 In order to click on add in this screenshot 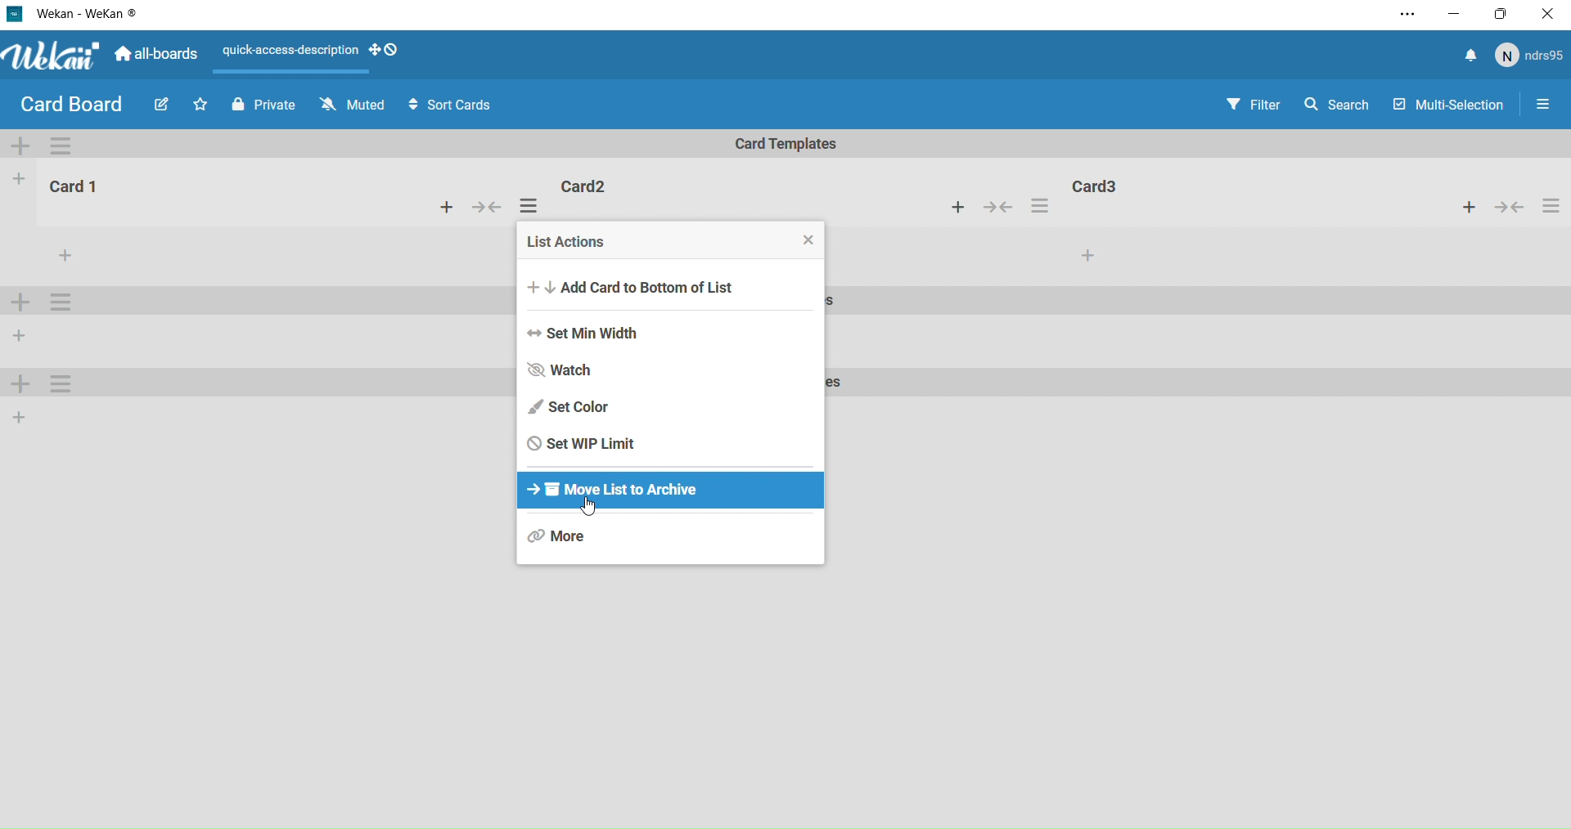, I will do `click(1081, 255)`.